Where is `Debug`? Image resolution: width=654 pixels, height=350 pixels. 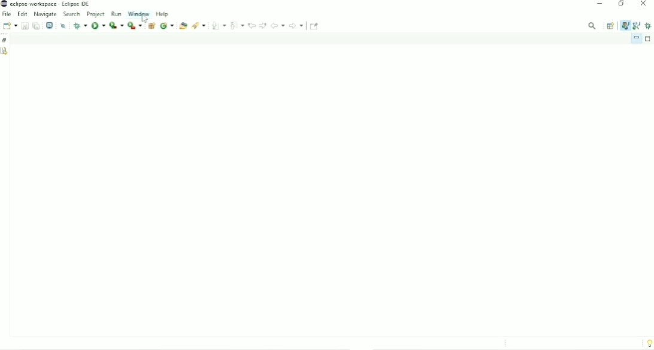 Debug is located at coordinates (649, 25).